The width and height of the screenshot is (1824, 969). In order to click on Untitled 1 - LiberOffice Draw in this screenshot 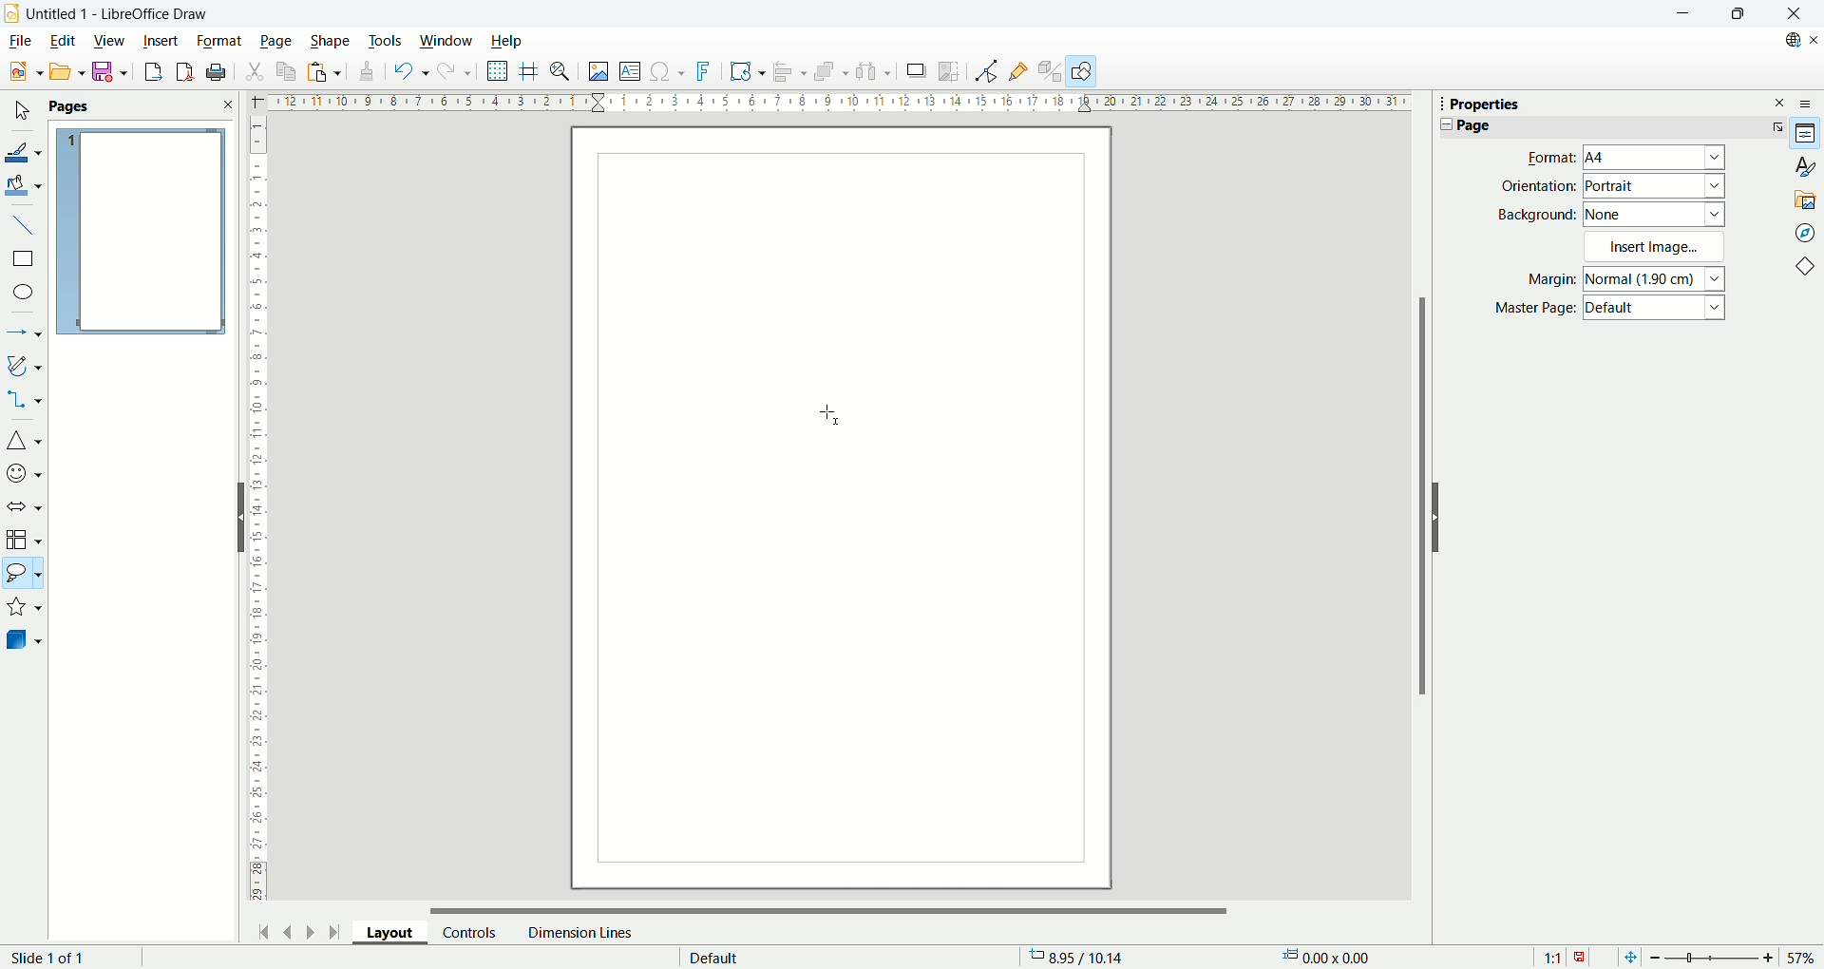, I will do `click(118, 11)`.